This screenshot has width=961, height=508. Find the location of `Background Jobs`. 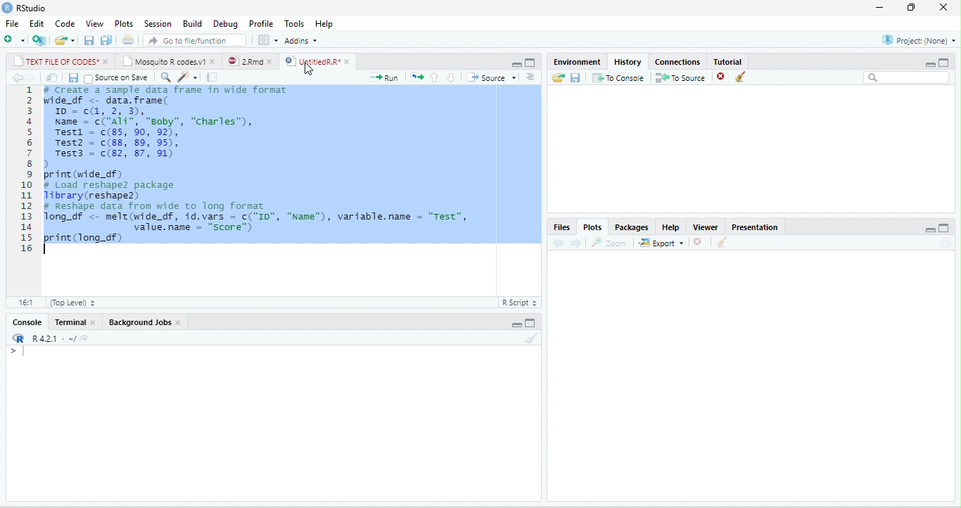

Background Jobs is located at coordinates (139, 322).